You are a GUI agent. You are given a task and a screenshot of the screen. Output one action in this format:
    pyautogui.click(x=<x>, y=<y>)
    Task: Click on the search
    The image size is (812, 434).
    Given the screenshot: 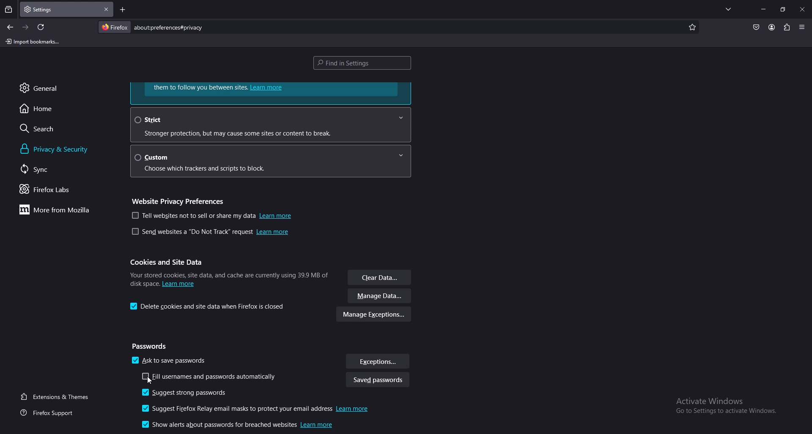 What is the action you would take?
    pyautogui.click(x=52, y=128)
    